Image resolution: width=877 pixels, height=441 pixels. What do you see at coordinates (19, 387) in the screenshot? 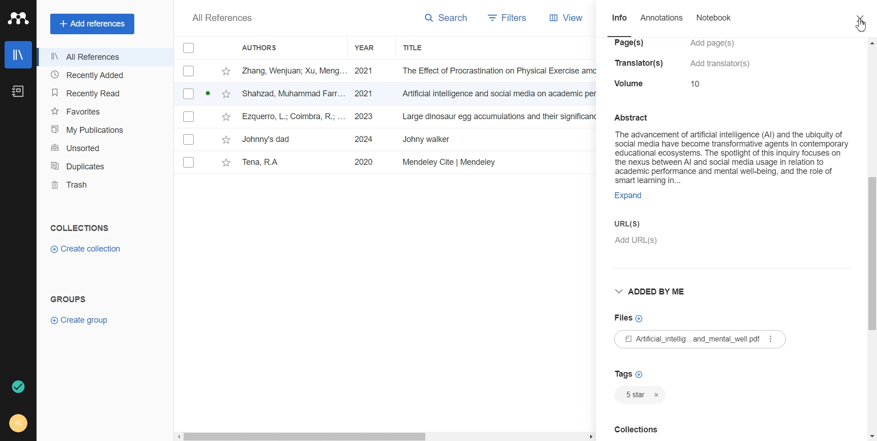
I see `Auto Sync` at bounding box center [19, 387].